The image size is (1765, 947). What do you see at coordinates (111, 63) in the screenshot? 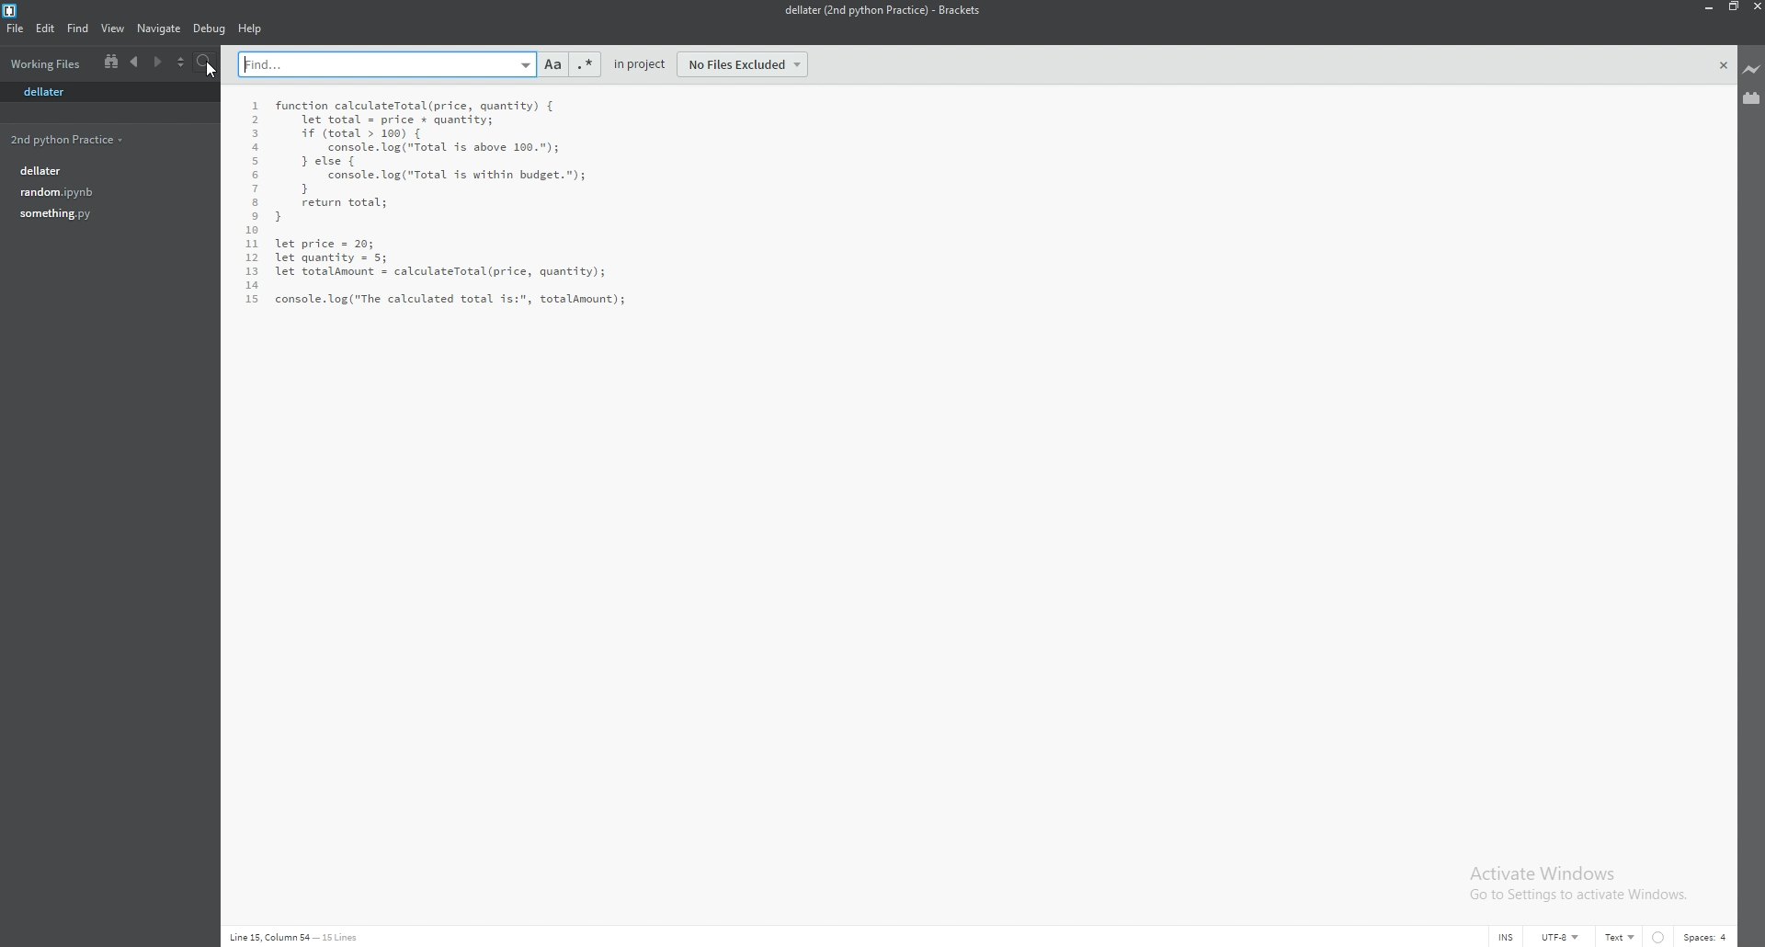
I see `split view` at bounding box center [111, 63].